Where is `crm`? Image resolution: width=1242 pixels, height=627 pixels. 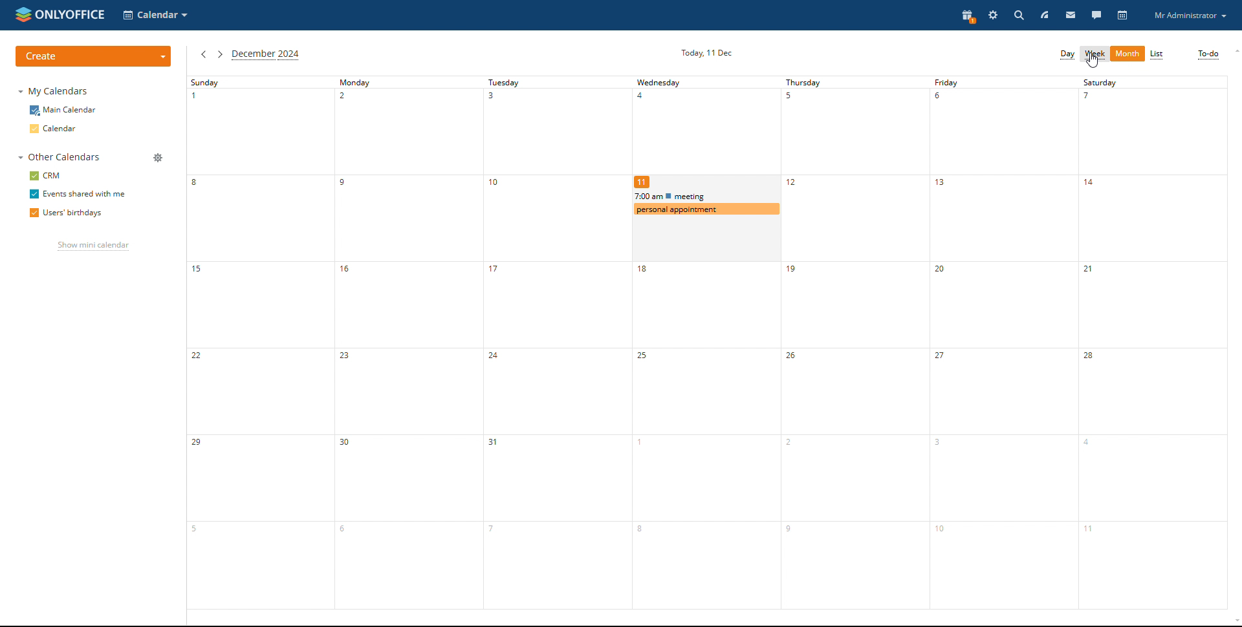 crm is located at coordinates (44, 176).